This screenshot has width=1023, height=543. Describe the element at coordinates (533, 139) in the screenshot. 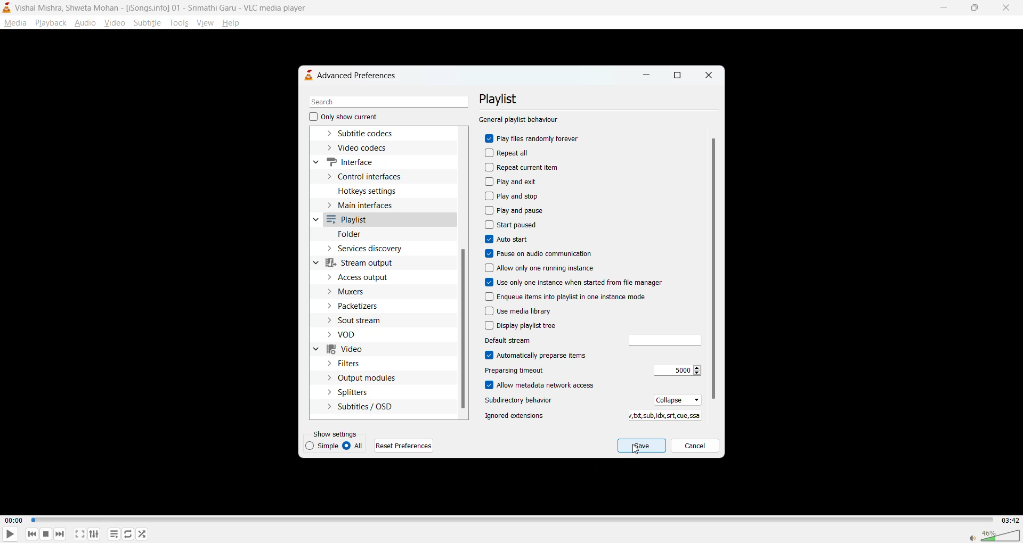

I see `play files randomly enabled` at that location.